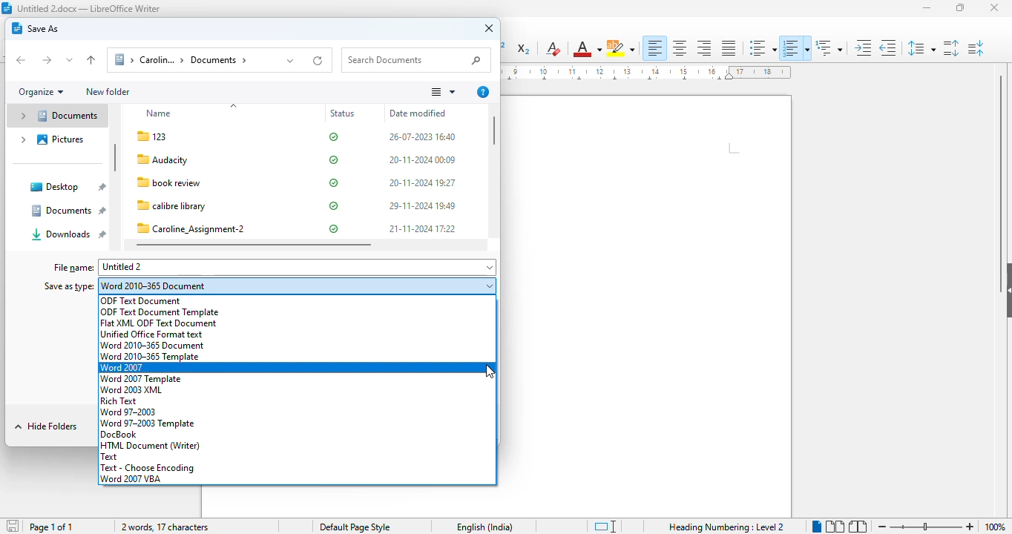 Image resolution: width=1012 pixels, height=534 pixels. What do you see at coordinates (131, 479) in the screenshot?
I see `word 2007 VBA` at bounding box center [131, 479].